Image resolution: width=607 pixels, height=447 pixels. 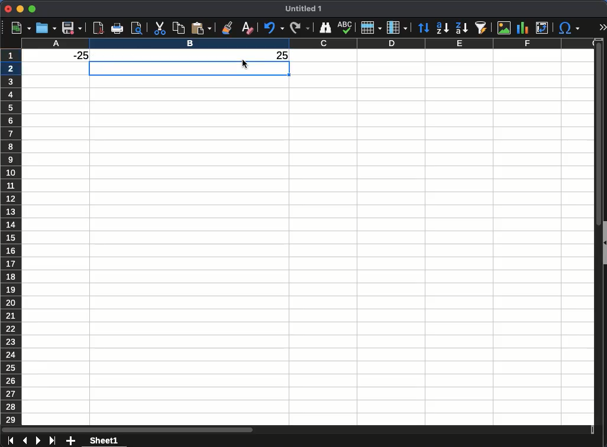 I want to click on add sheet, so click(x=71, y=440).